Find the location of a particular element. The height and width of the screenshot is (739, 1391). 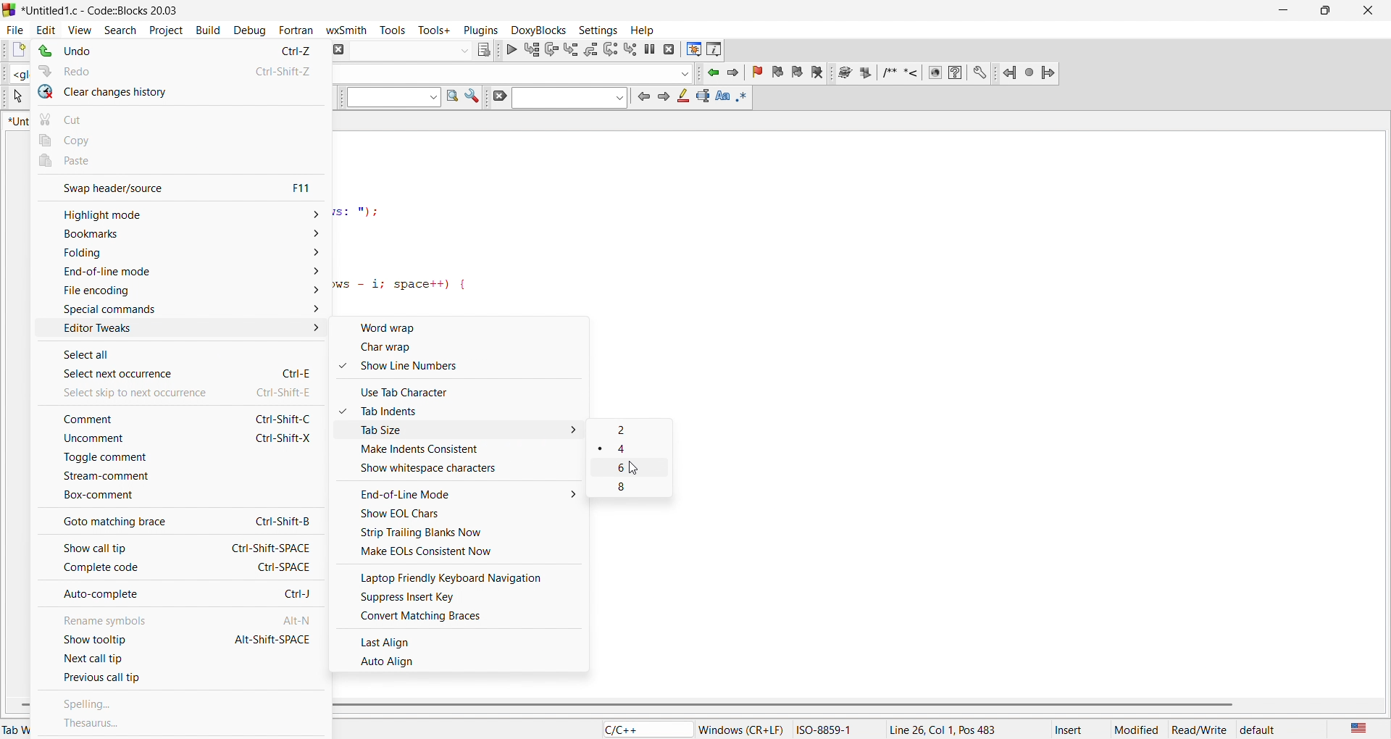

jump backward is located at coordinates (712, 75).